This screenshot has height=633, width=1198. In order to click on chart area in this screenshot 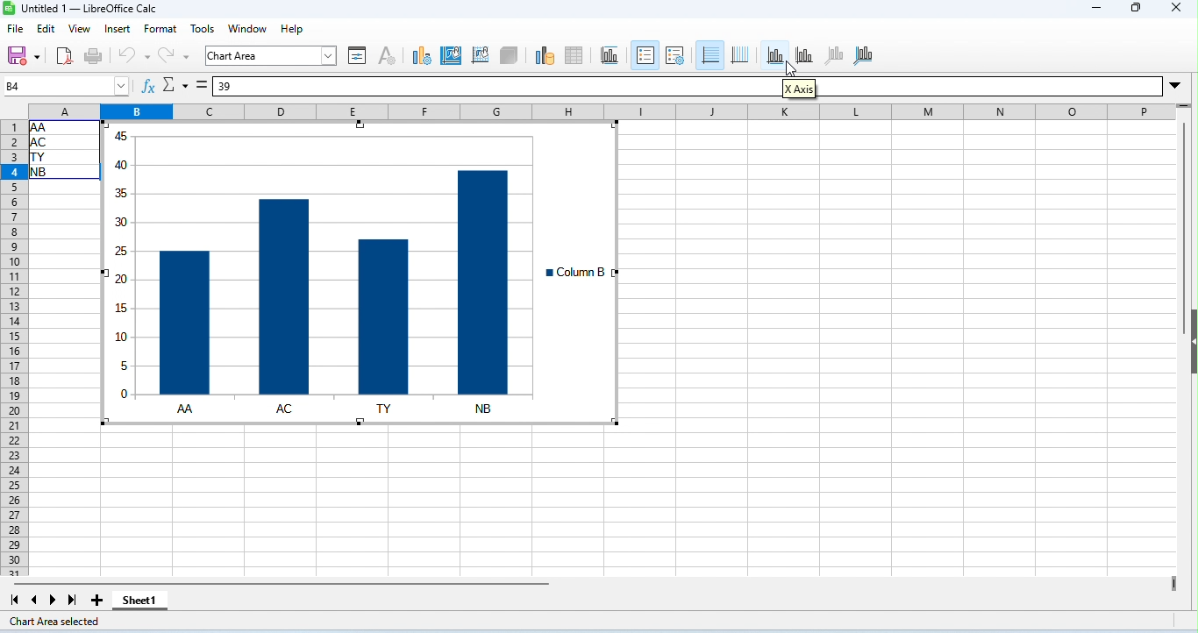, I will do `click(453, 55)`.